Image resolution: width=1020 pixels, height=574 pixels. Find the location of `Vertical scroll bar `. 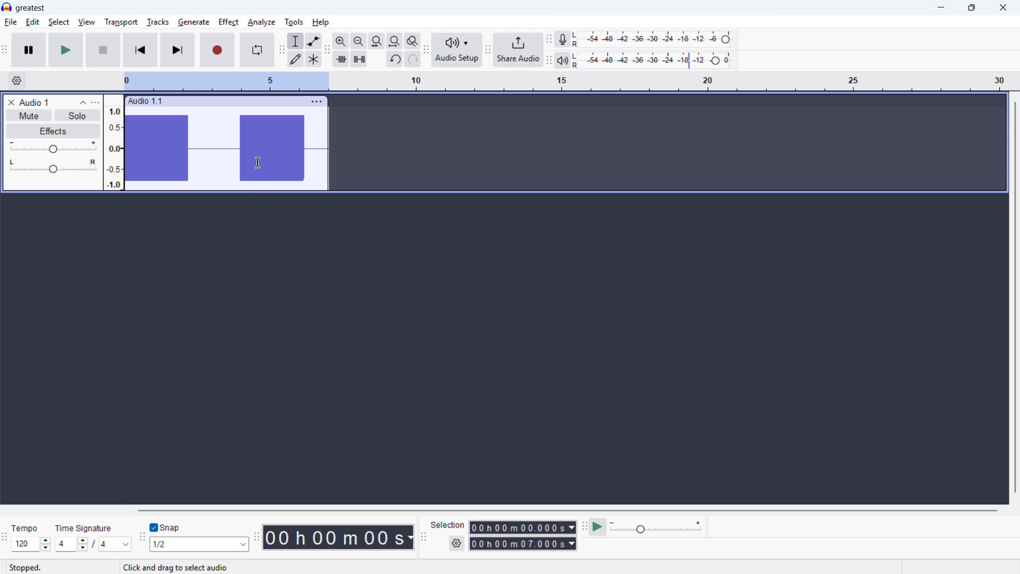

Vertical scroll bar  is located at coordinates (1015, 298).